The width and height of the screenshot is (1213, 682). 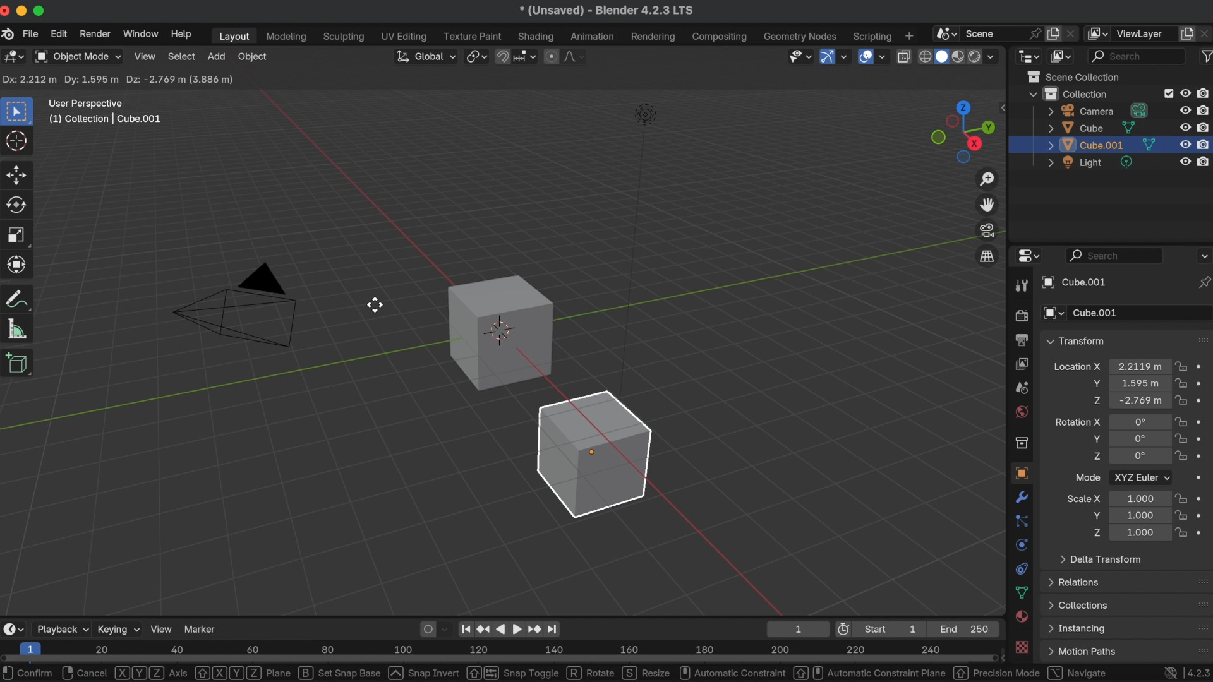 What do you see at coordinates (1078, 673) in the screenshot?
I see `Navigate` at bounding box center [1078, 673].